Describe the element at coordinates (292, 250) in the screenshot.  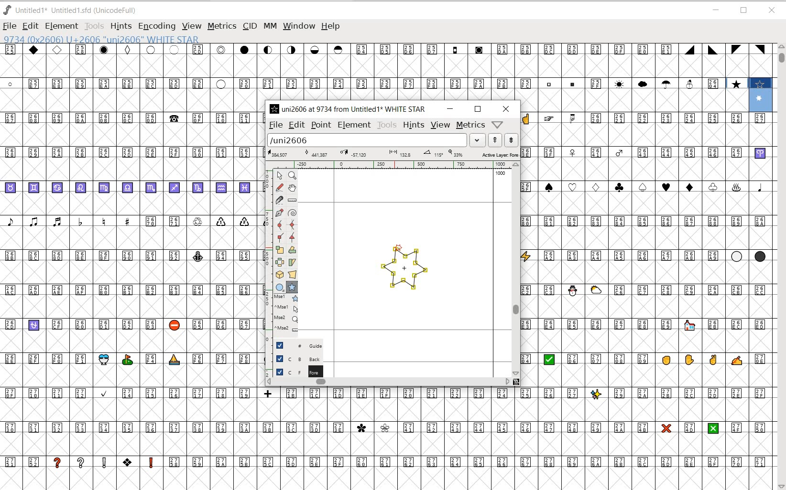
I see `ROTATE THE SELECTION` at that location.